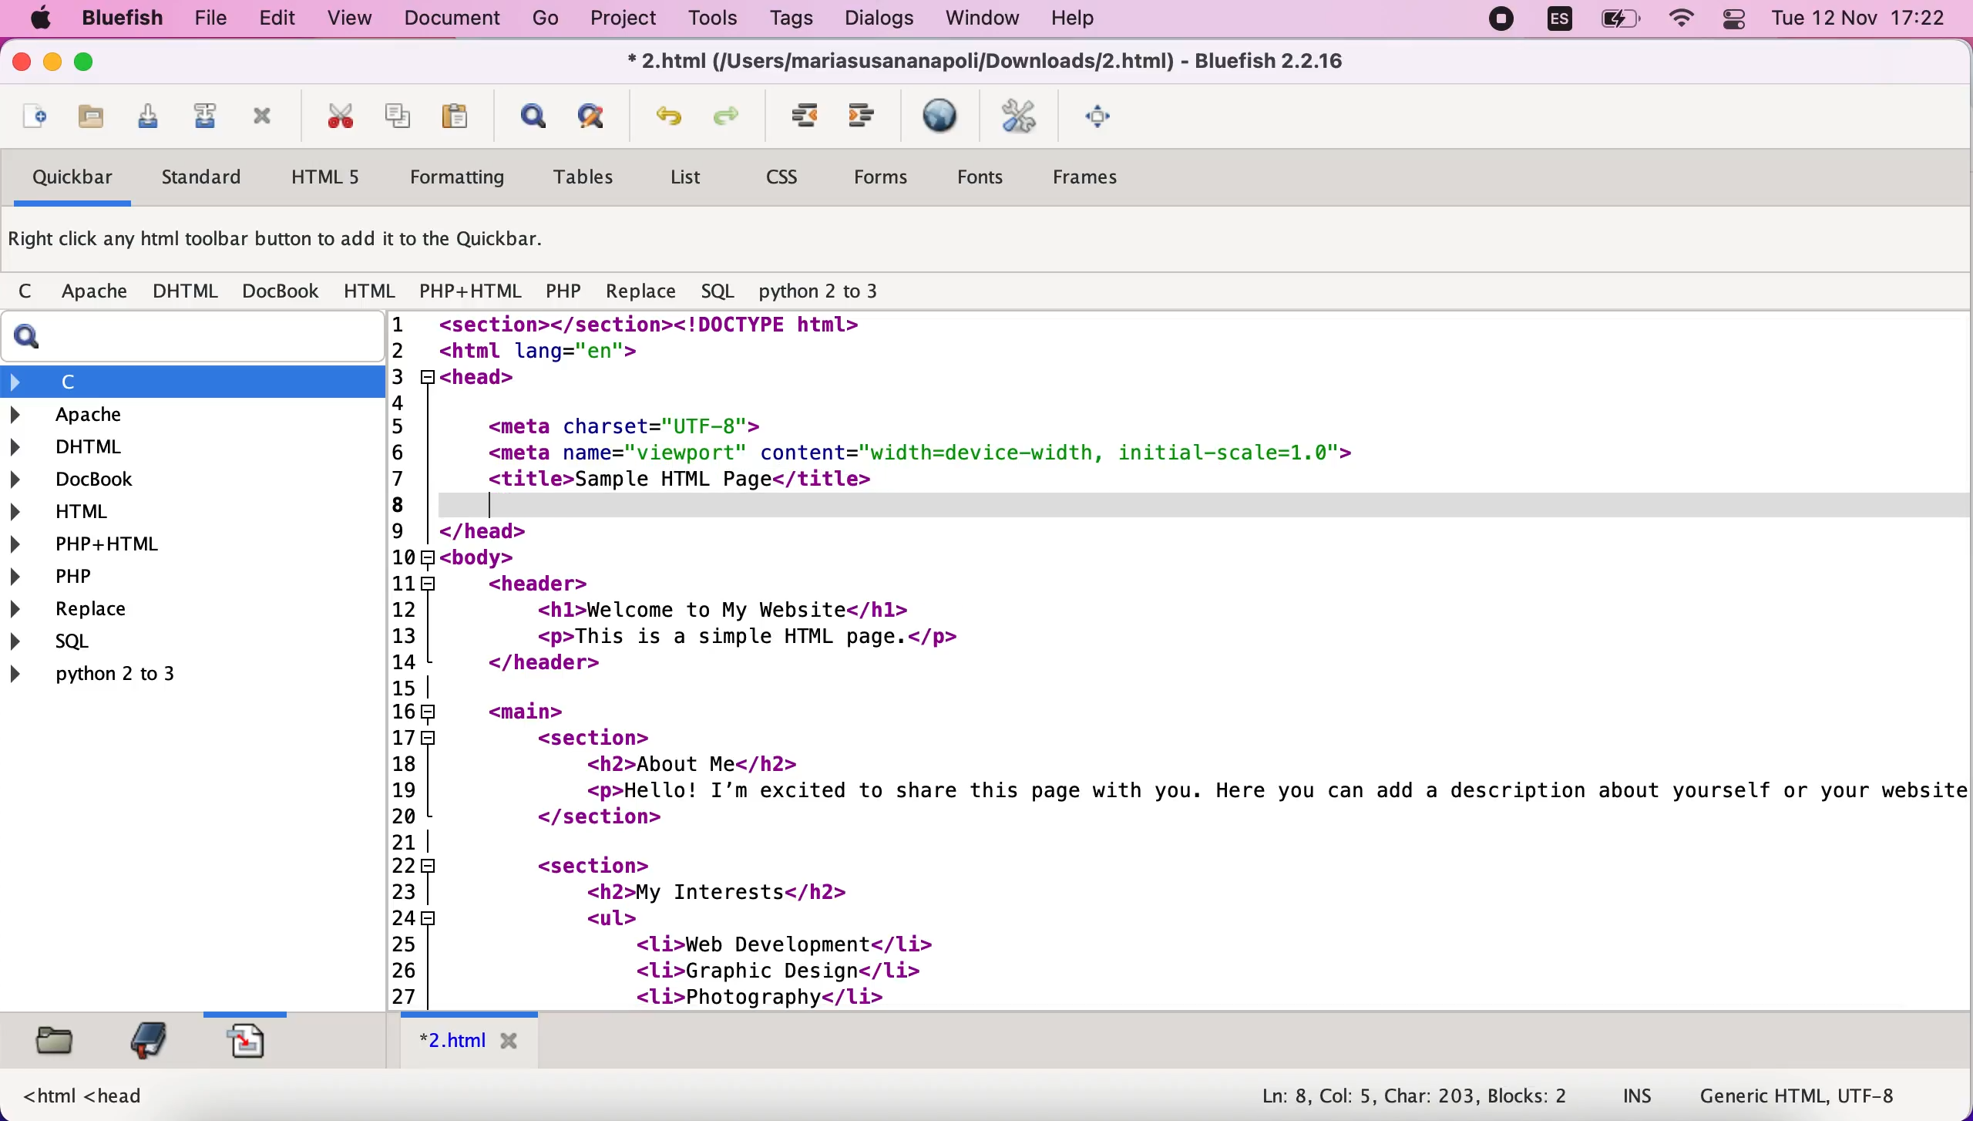 The image size is (1973, 1121). Describe the element at coordinates (1560, 23) in the screenshot. I see `language` at that location.